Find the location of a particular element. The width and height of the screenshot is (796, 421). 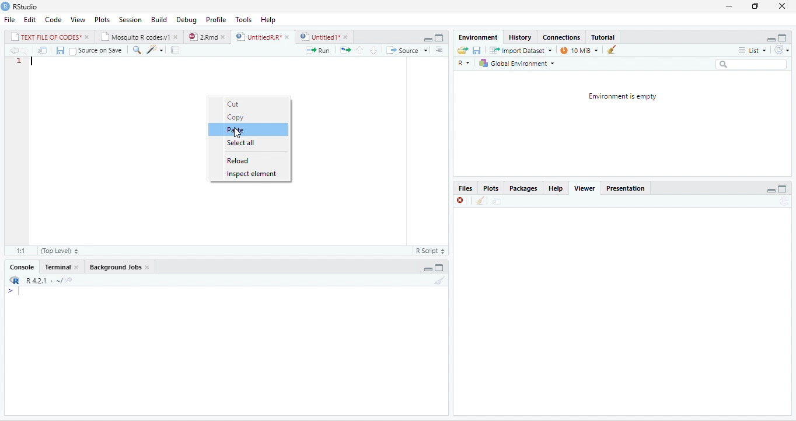

History is located at coordinates (520, 37).